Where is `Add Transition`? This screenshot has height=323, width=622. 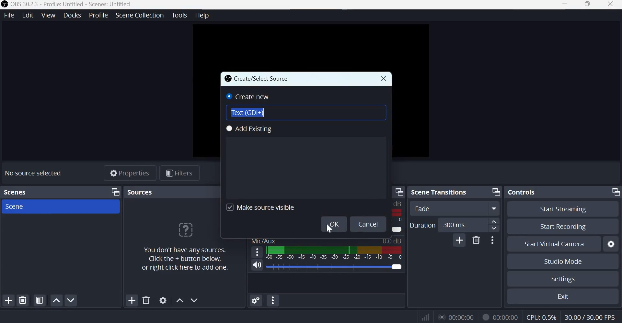
Add Transition is located at coordinates (459, 240).